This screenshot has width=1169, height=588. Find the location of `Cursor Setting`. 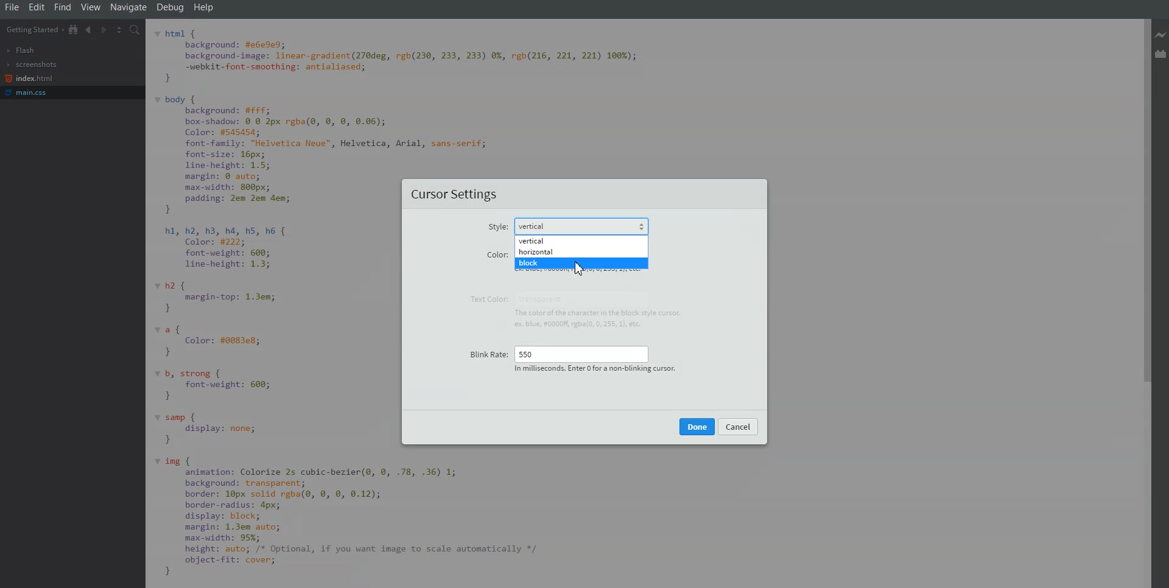

Cursor Setting is located at coordinates (455, 195).